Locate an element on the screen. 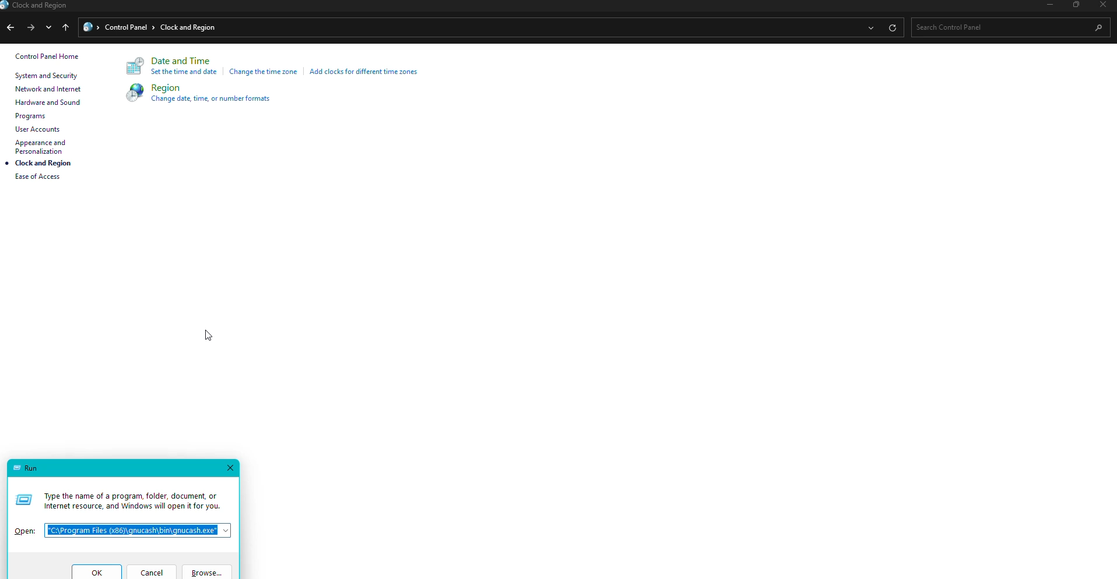 This screenshot has width=1117, height=579. more options is located at coordinates (869, 29).